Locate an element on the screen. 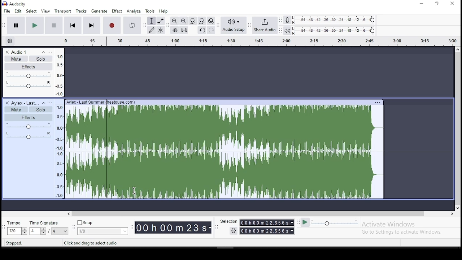 This screenshot has width=462, height=260. file is located at coordinates (8, 10).